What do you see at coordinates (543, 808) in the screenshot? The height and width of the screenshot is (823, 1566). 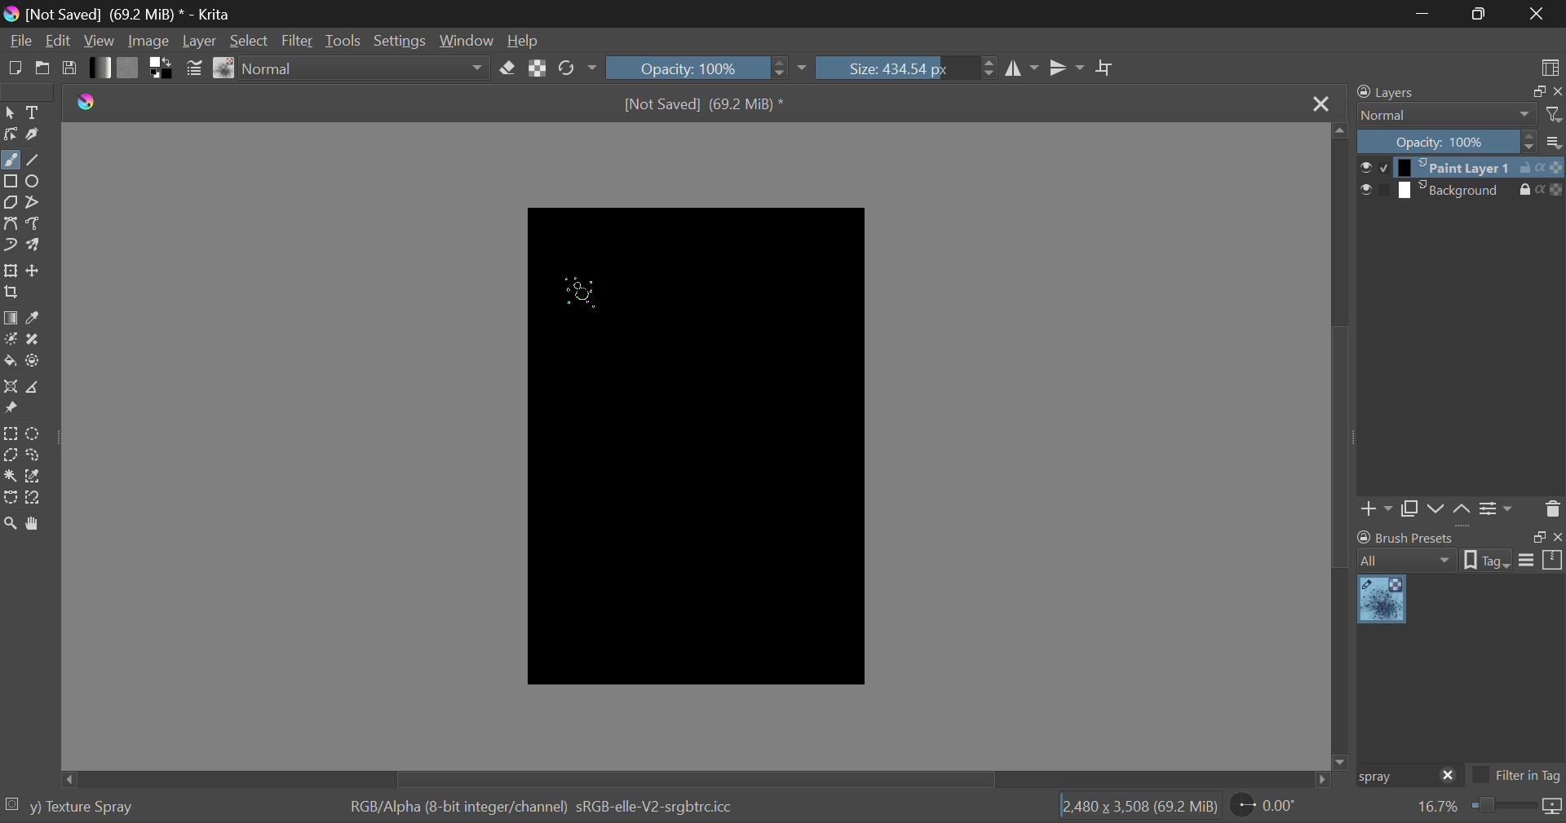 I see `RGB/Alpha (8-bit integer/channel) sRGB-elle-V2-srgbtrcicc` at bounding box center [543, 808].